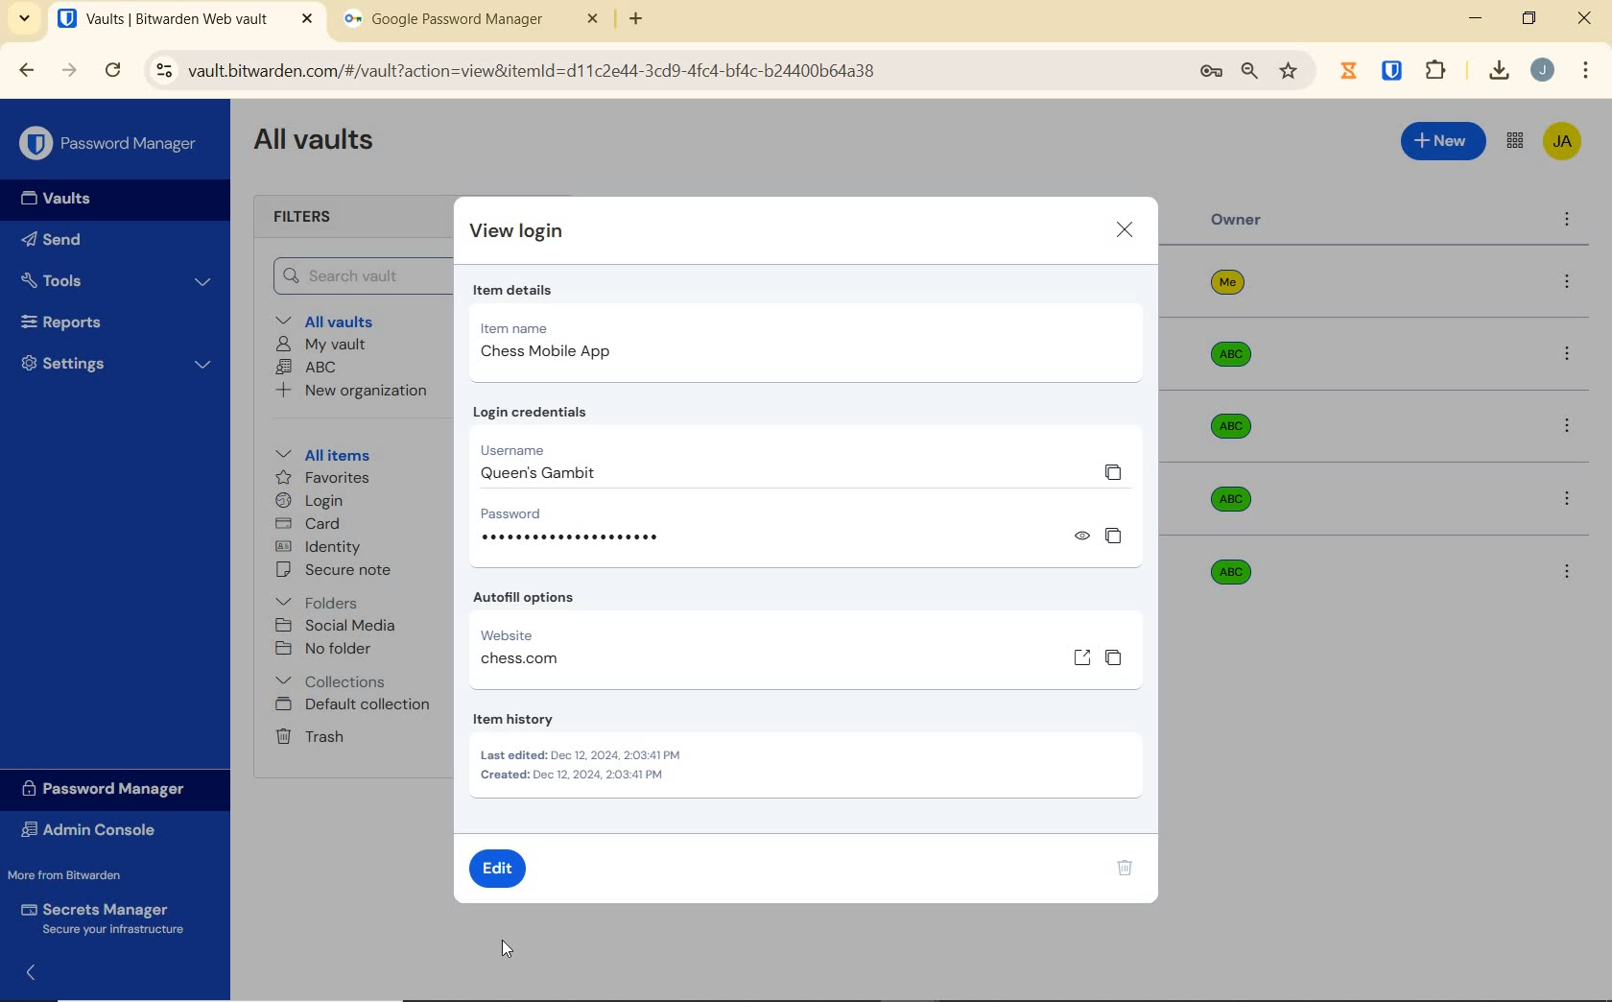 This screenshot has height=1002, width=1612. Describe the element at coordinates (1562, 143) in the screenshot. I see `Bitwarden Account` at that location.